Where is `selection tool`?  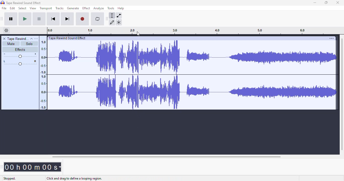 selection tool is located at coordinates (113, 15).